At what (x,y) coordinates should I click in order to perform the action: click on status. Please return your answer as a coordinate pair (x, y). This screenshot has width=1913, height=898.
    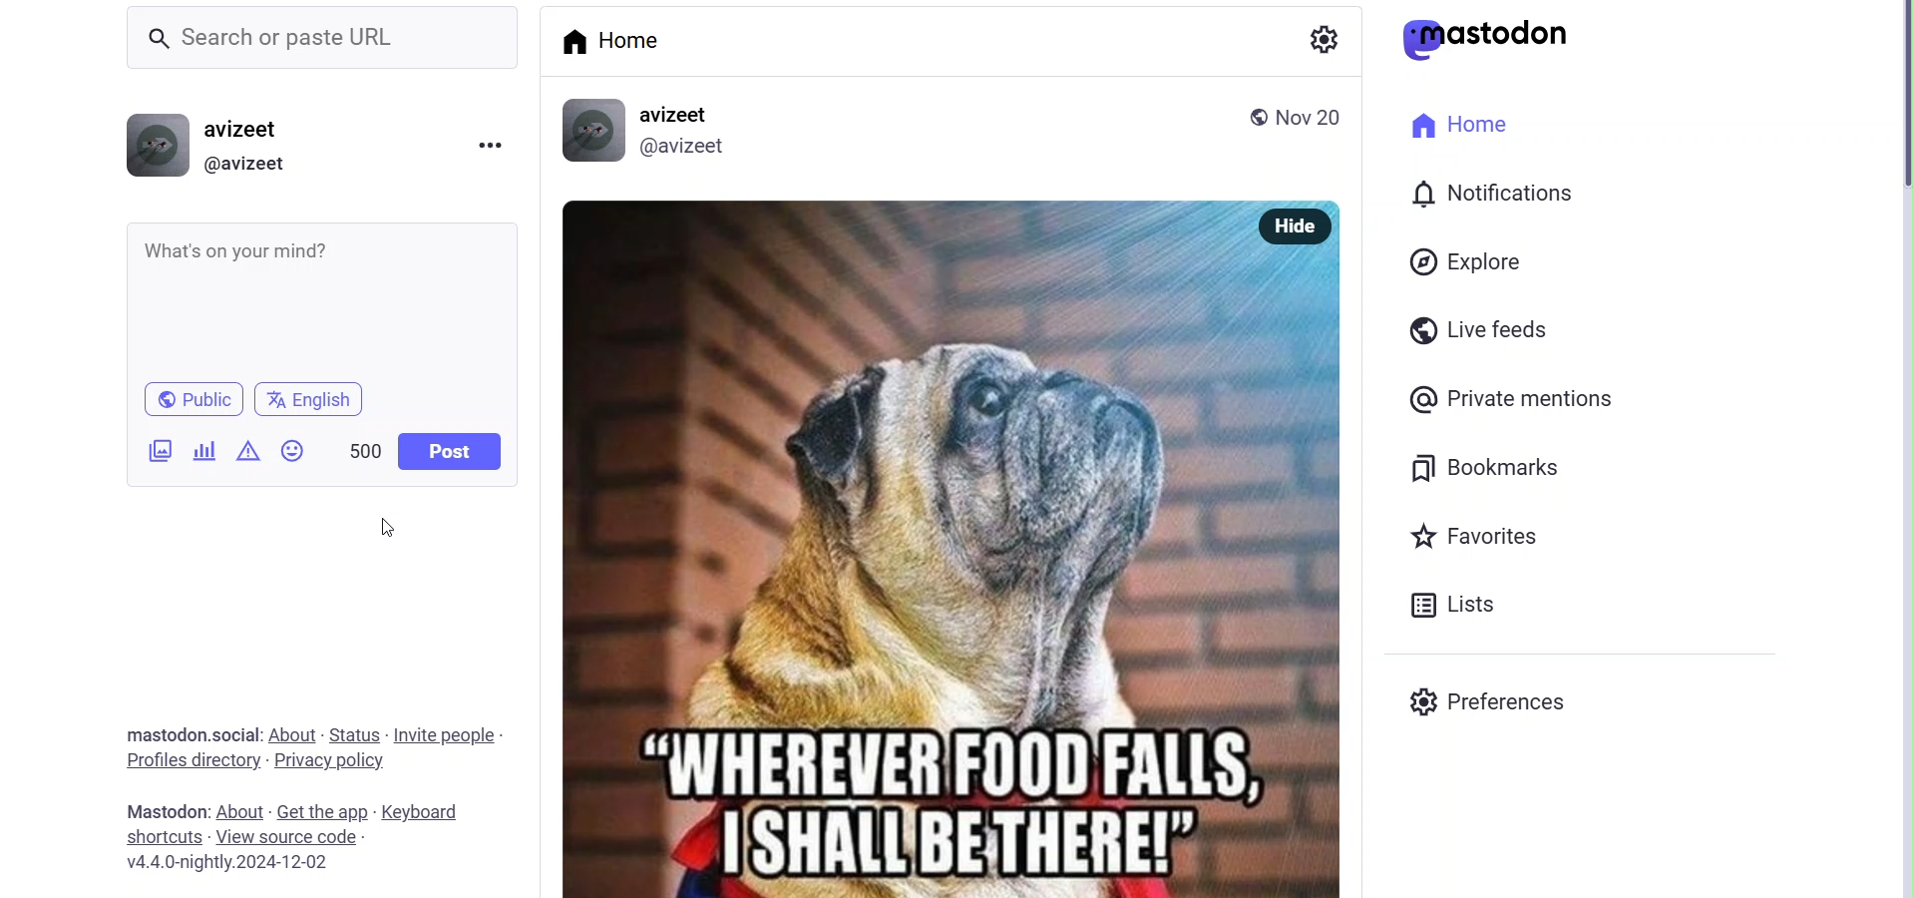
    Looking at the image, I should click on (355, 732).